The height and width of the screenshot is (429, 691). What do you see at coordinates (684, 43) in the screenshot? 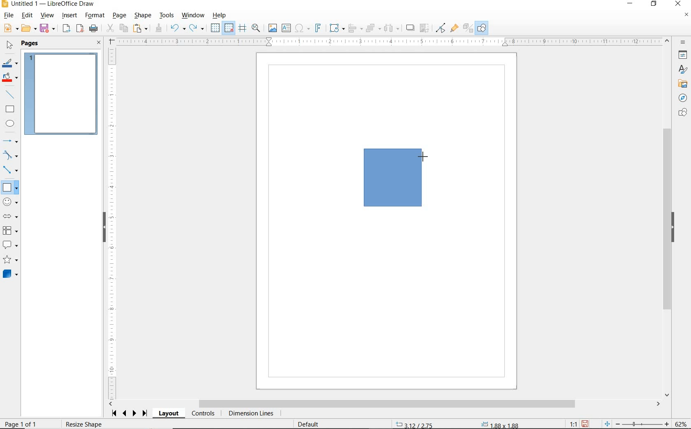
I see `SIDEBAR SETTINGS` at bounding box center [684, 43].